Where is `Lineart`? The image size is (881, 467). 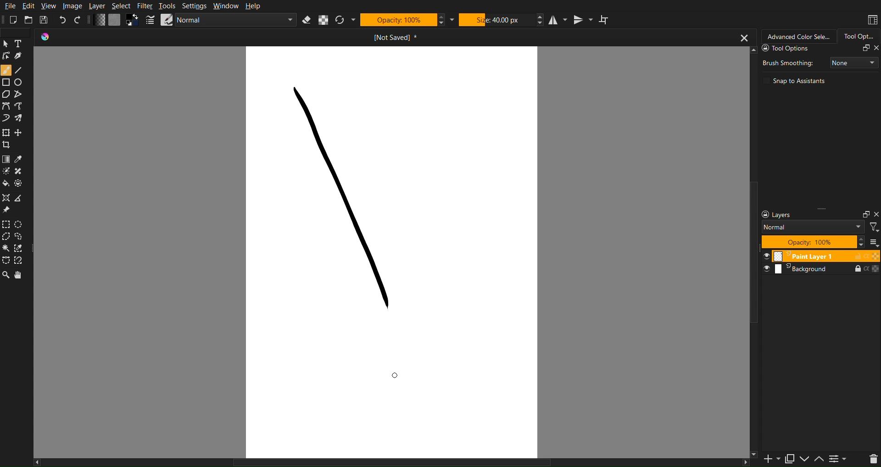 Lineart is located at coordinates (22, 57).